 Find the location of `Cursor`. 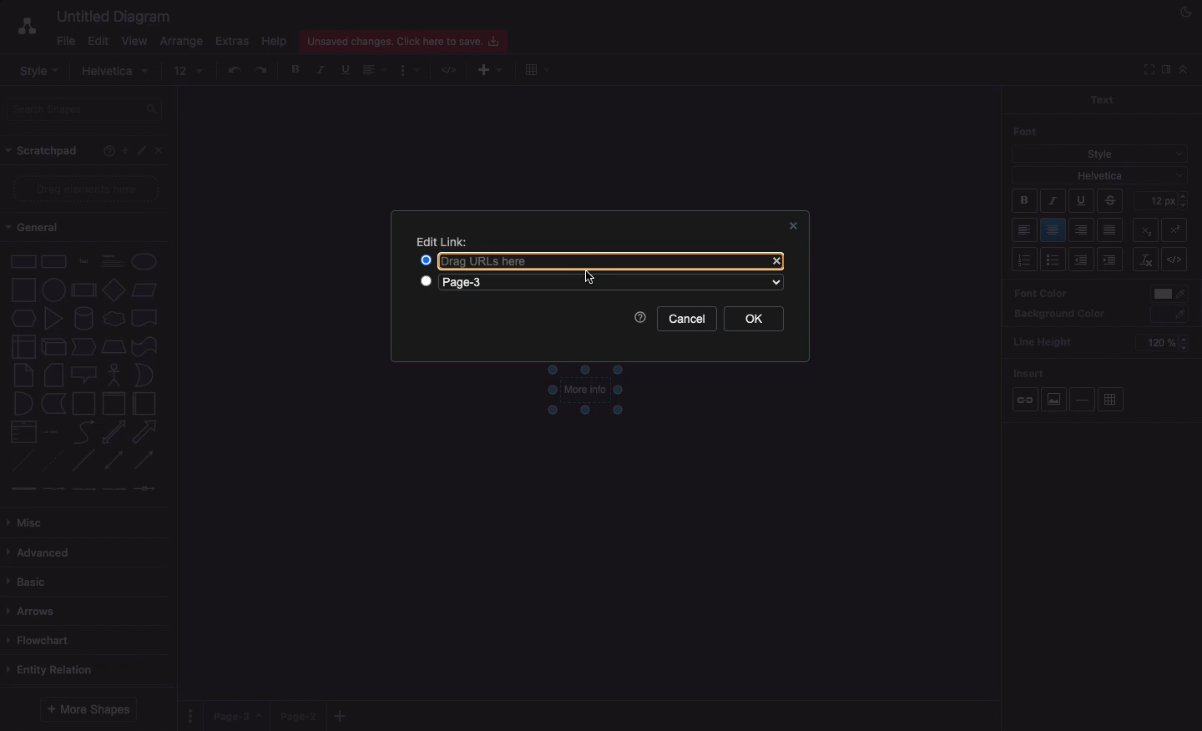

Cursor is located at coordinates (588, 279).